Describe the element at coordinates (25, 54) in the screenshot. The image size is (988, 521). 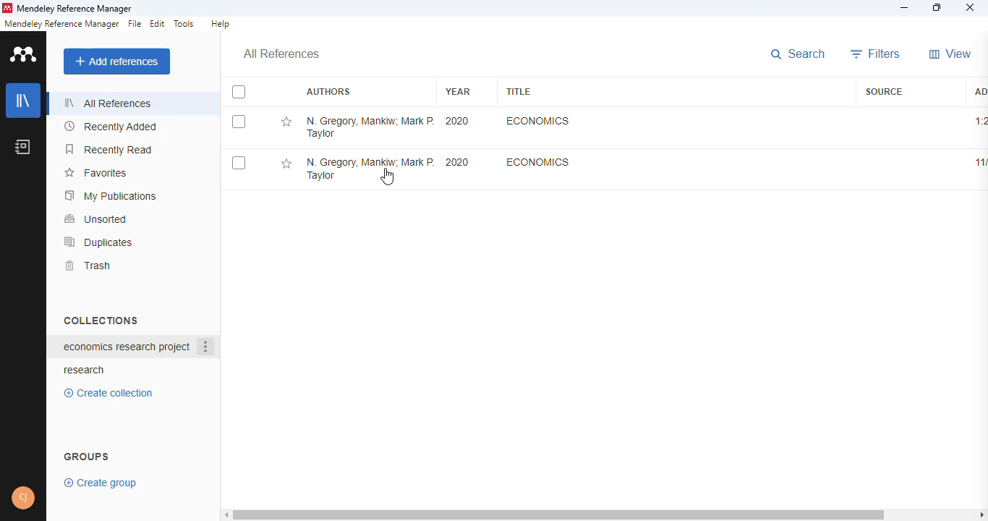
I see `logo` at that location.